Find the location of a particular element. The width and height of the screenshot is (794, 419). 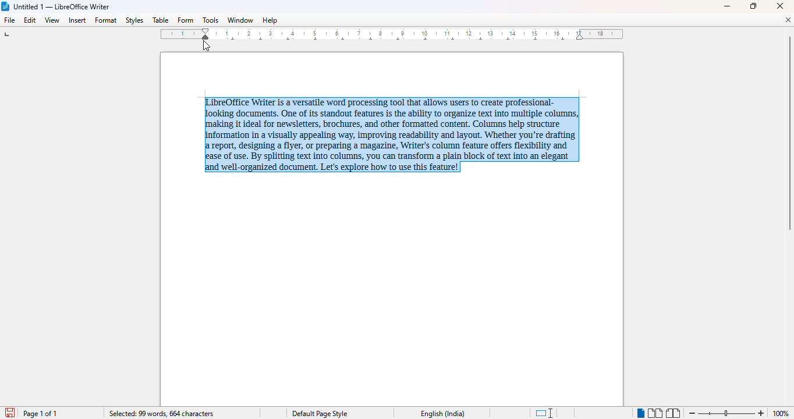

LibreOffice logo is located at coordinates (6, 6).